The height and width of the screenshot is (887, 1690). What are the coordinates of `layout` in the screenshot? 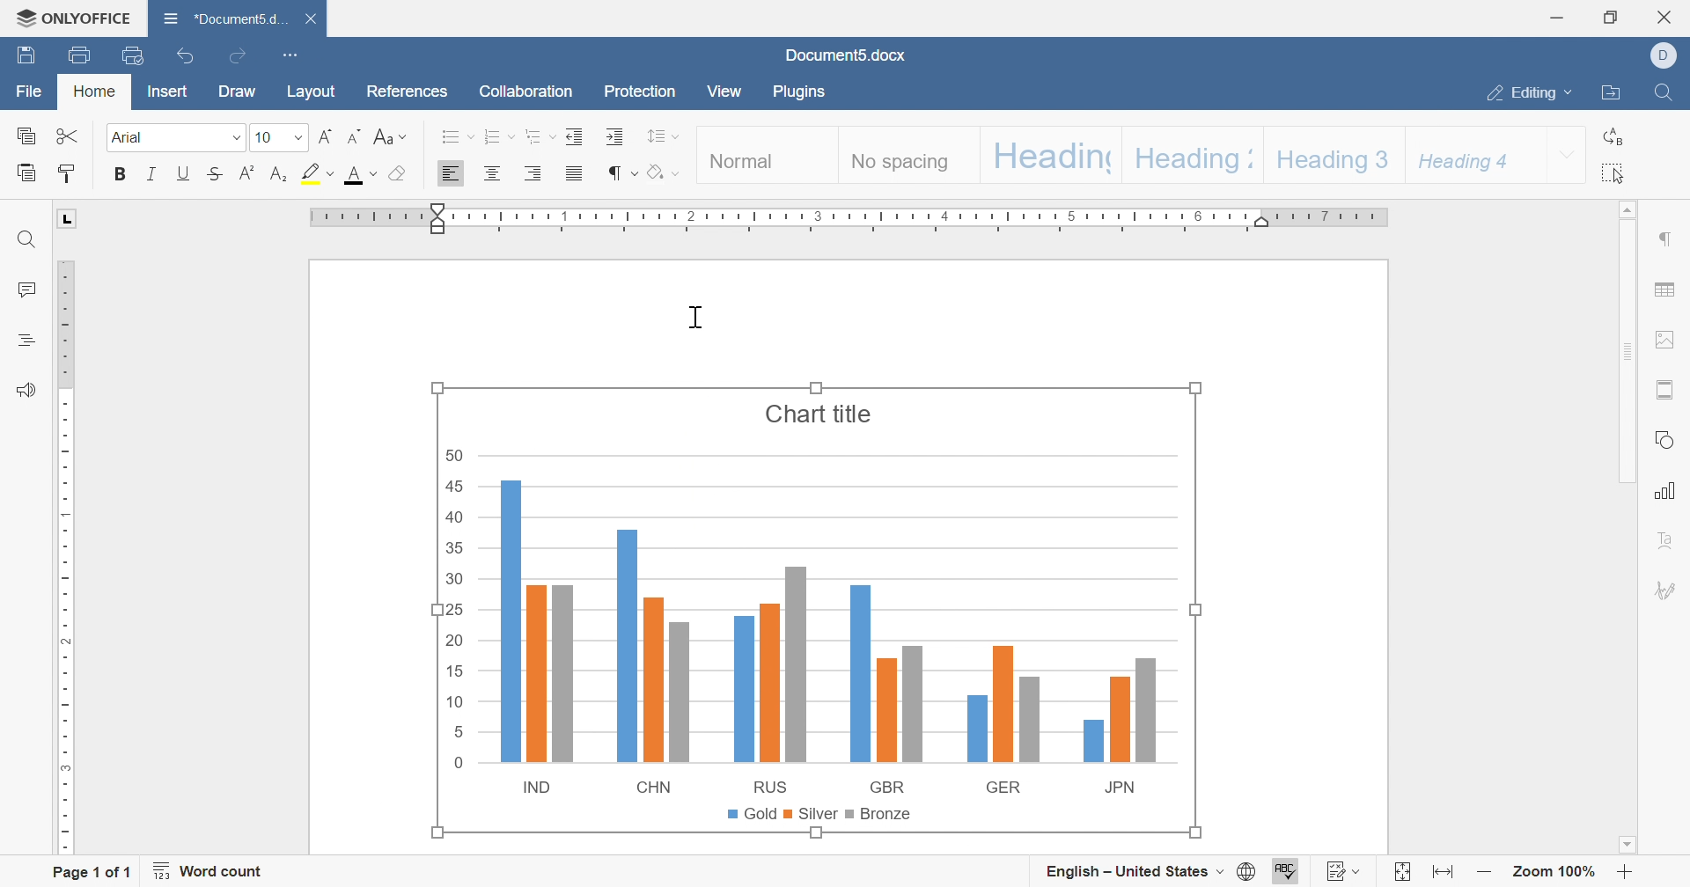 It's located at (312, 92).